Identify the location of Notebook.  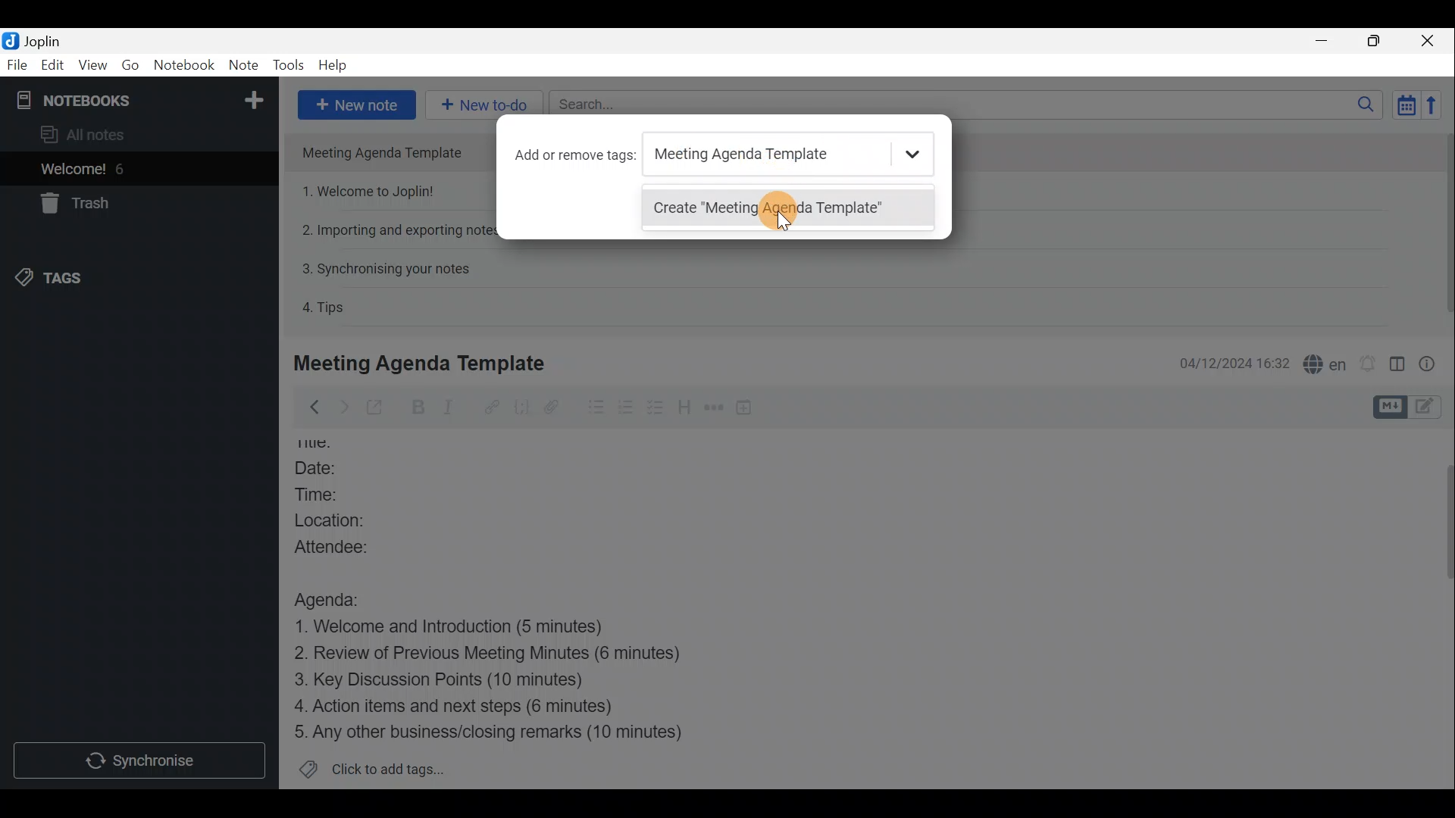
(183, 64).